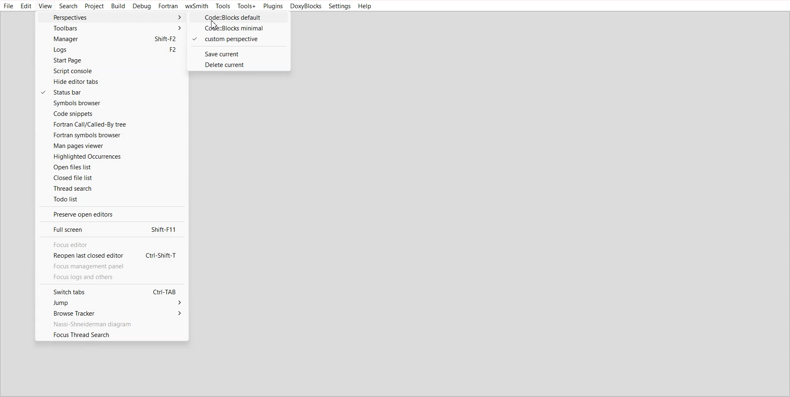  I want to click on Fortran symbols browser, so click(111, 135).